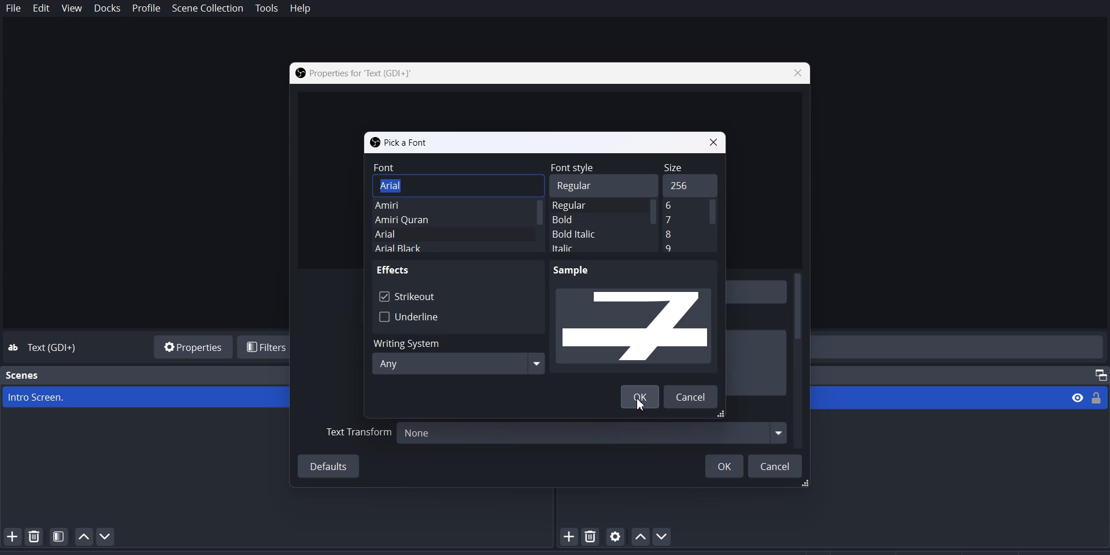  I want to click on Pick a Font, so click(399, 142).